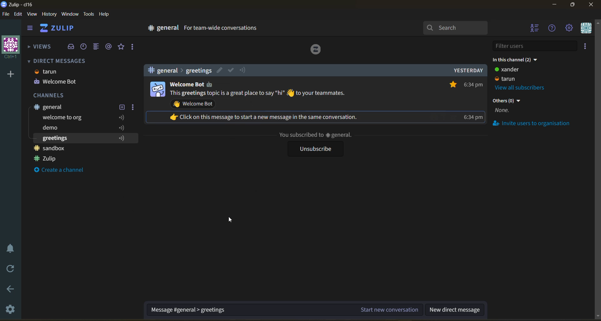  What do you see at coordinates (157, 89) in the screenshot?
I see `user profile` at bounding box center [157, 89].